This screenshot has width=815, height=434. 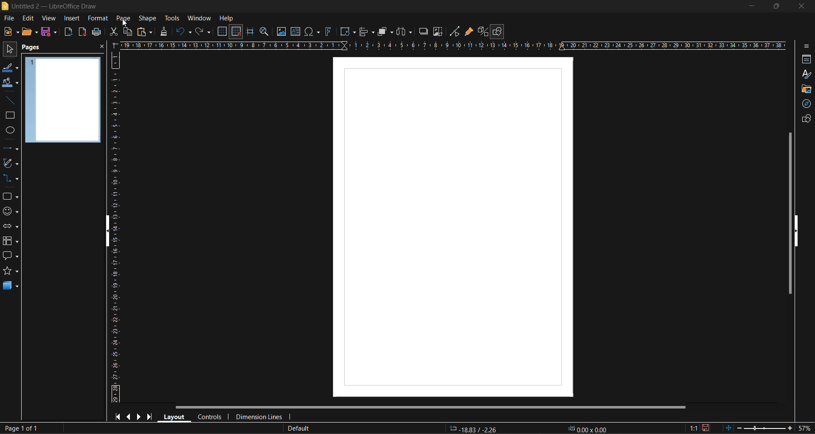 I want to click on paste, so click(x=144, y=32).